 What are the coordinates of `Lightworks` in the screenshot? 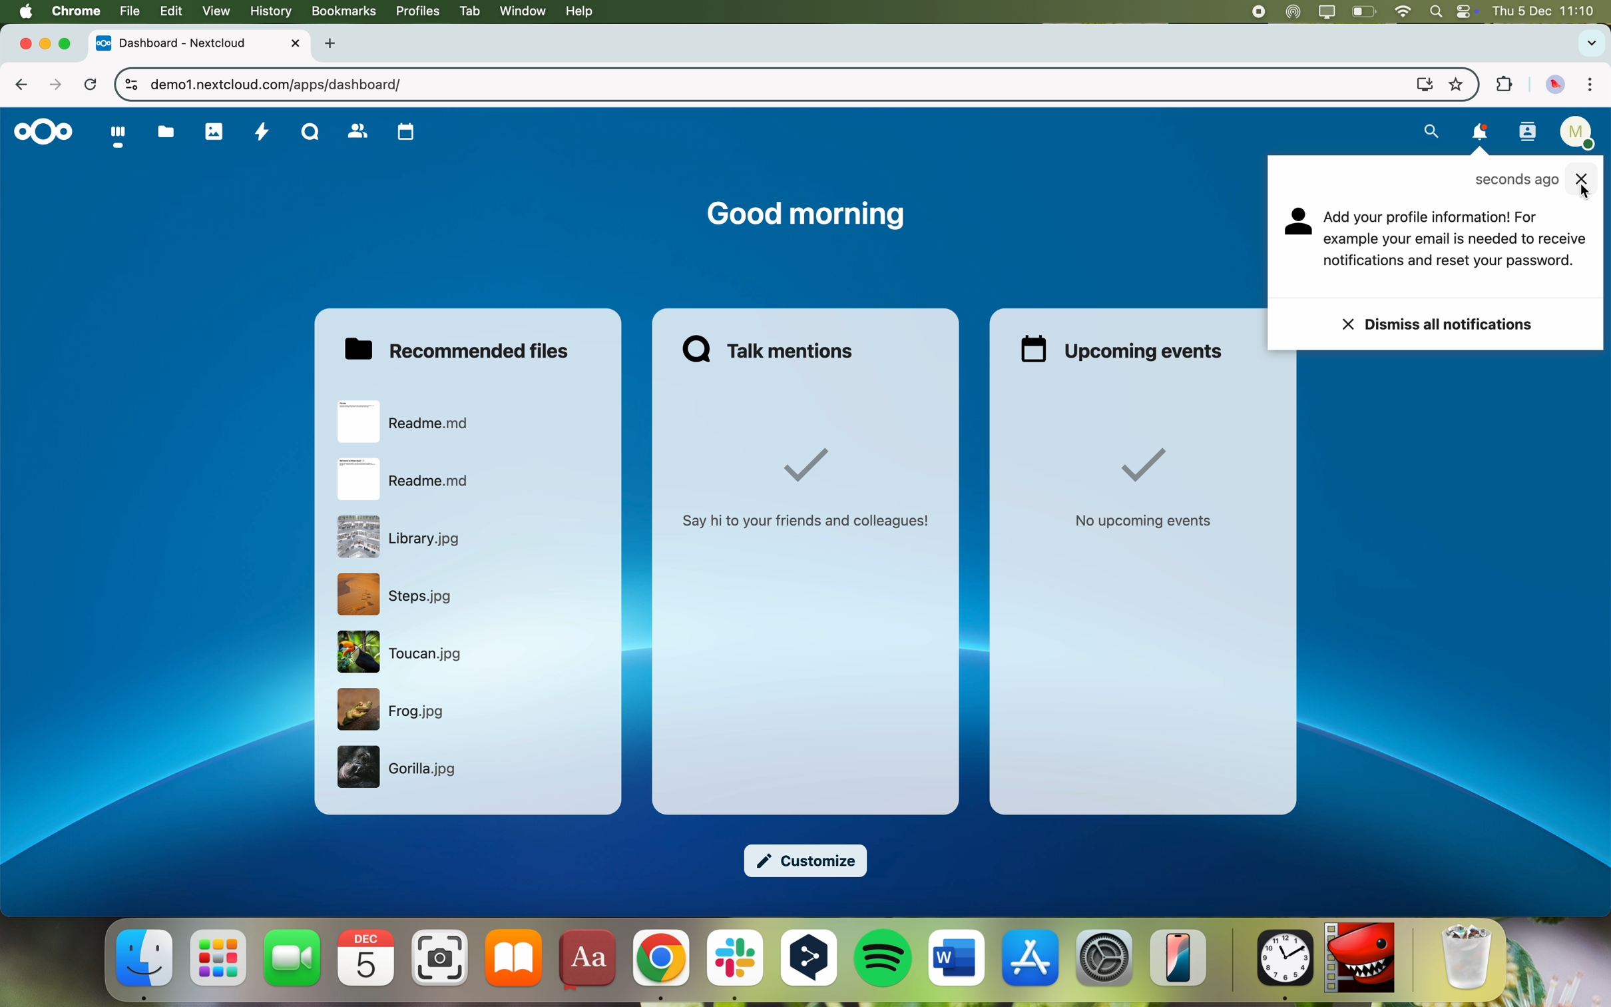 It's located at (1360, 959).